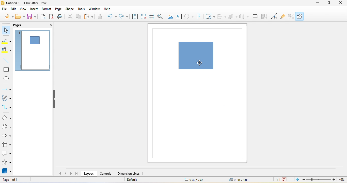 This screenshot has width=347, height=183. Describe the element at coordinates (210, 17) in the screenshot. I see `transformation` at that location.